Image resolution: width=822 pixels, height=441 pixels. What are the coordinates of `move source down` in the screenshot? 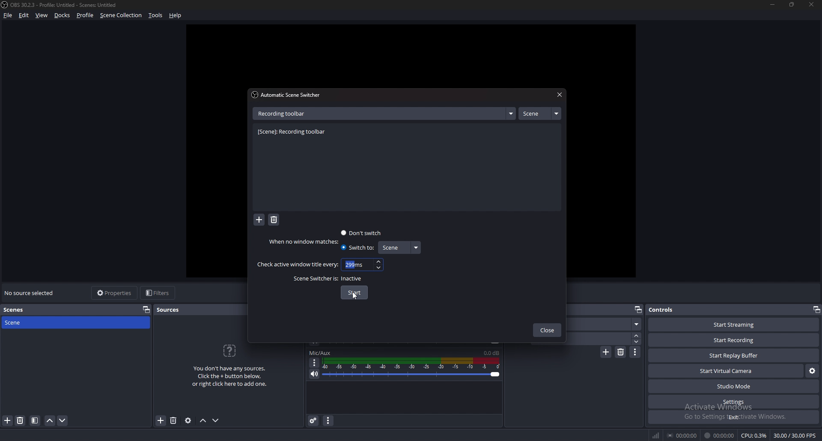 It's located at (216, 421).